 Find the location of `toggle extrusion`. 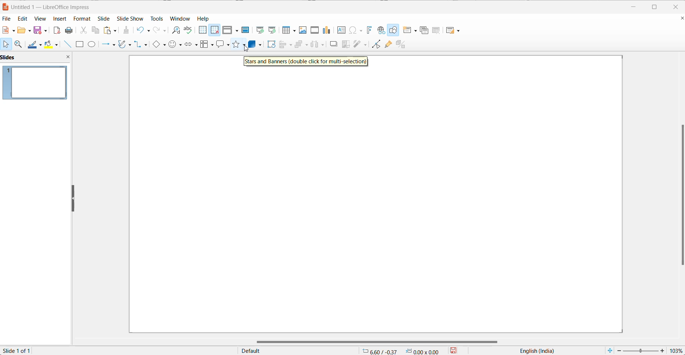

toggle extrusion is located at coordinates (402, 44).